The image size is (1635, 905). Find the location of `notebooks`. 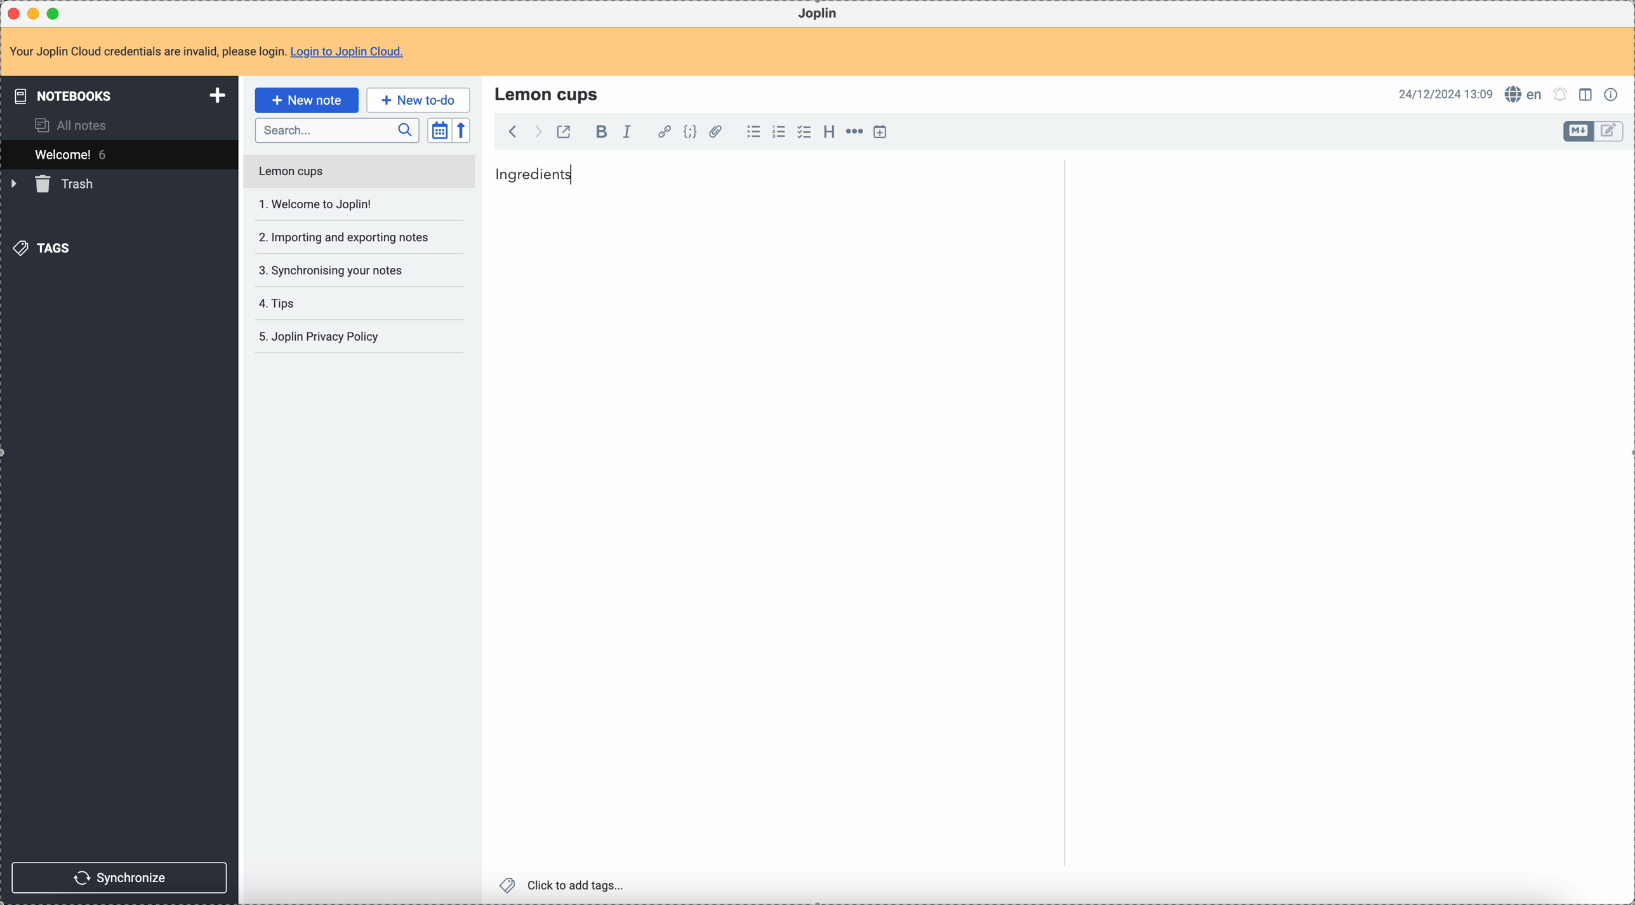

notebooks is located at coordinates (122, 95).